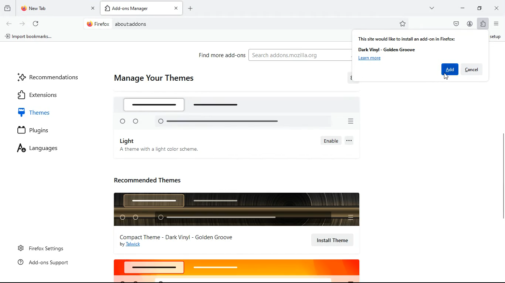 This screenshot has height=283, width=505. Describe the element at coordinates (235, 209) in the screenshot. I see `logo` at that location.